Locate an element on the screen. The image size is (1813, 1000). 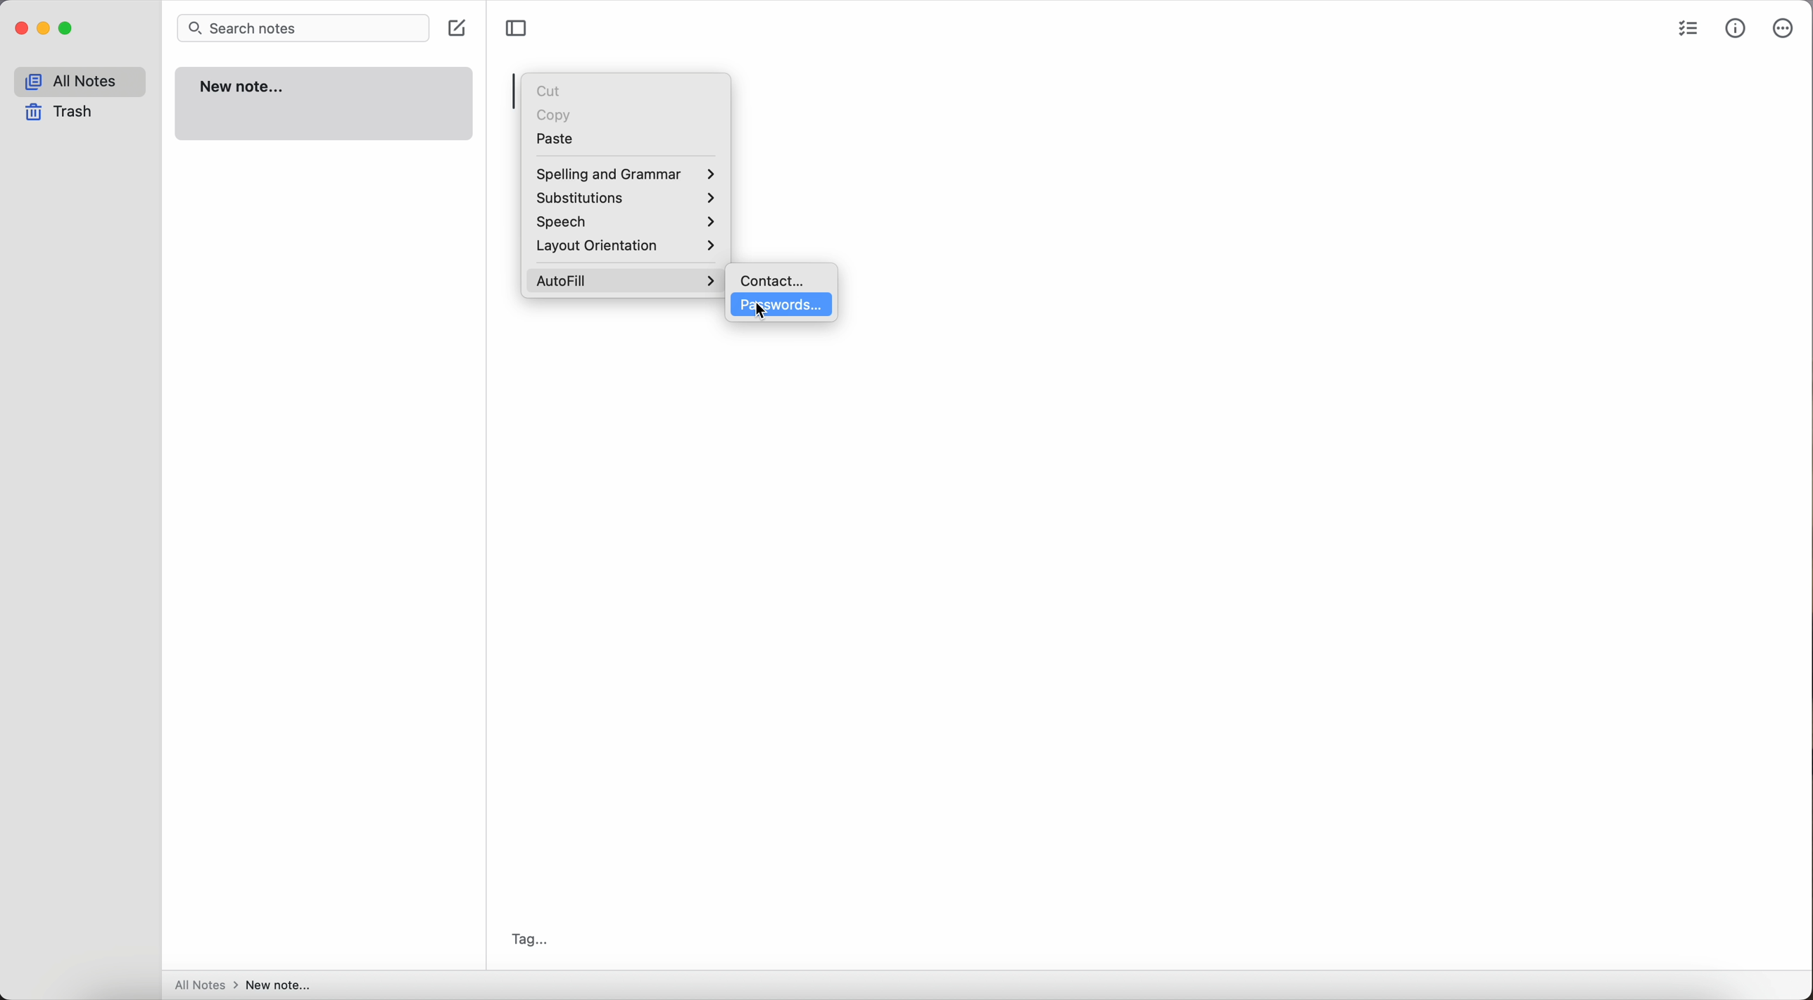
speech is located at coordinates (628, 224).